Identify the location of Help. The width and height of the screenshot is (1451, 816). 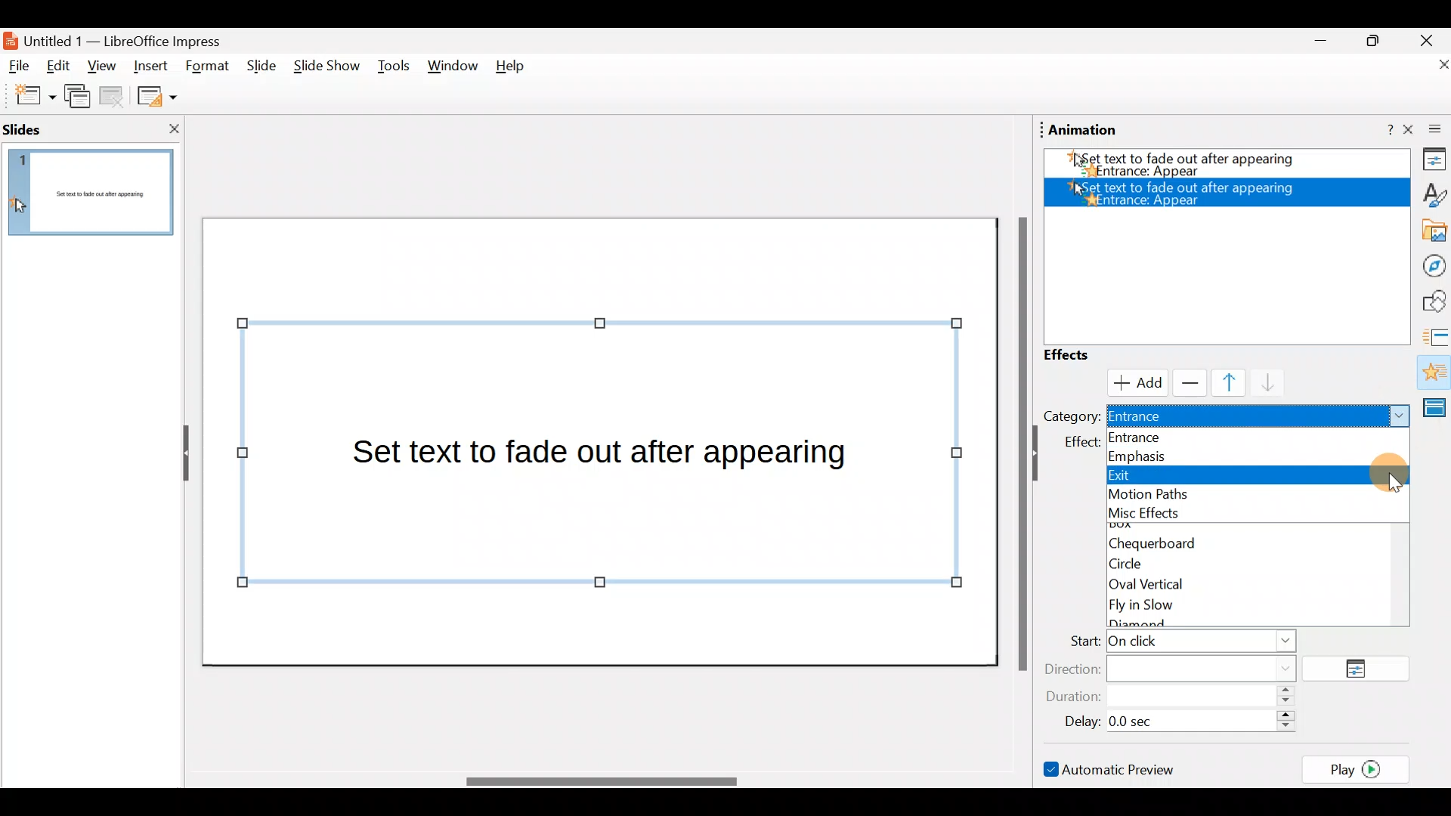
(1379, 131).